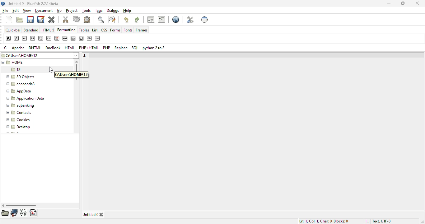  I want to click on variable, so click(97, 38).